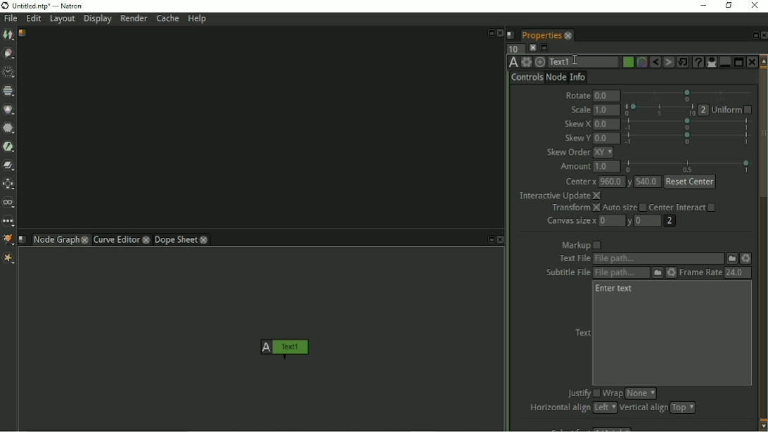 The image size is (768, 432). I want to click on Cache, so click(167, 18).